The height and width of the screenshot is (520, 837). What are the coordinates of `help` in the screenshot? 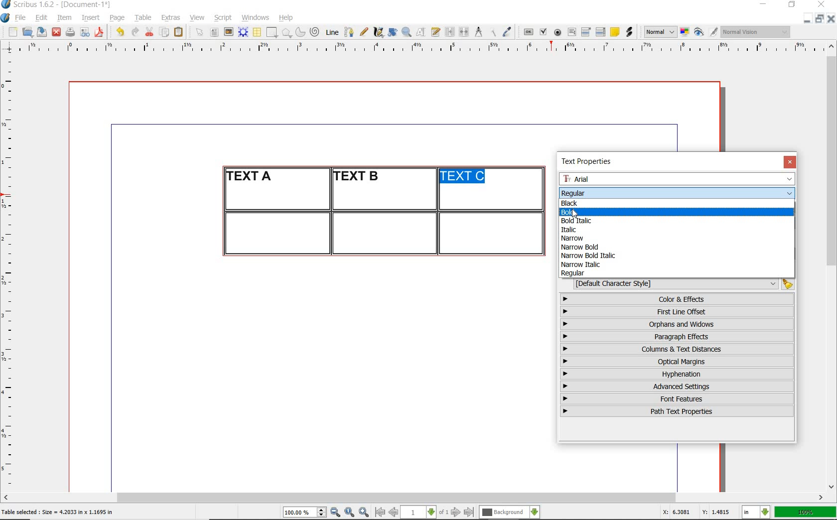 It's located at (285, 18).